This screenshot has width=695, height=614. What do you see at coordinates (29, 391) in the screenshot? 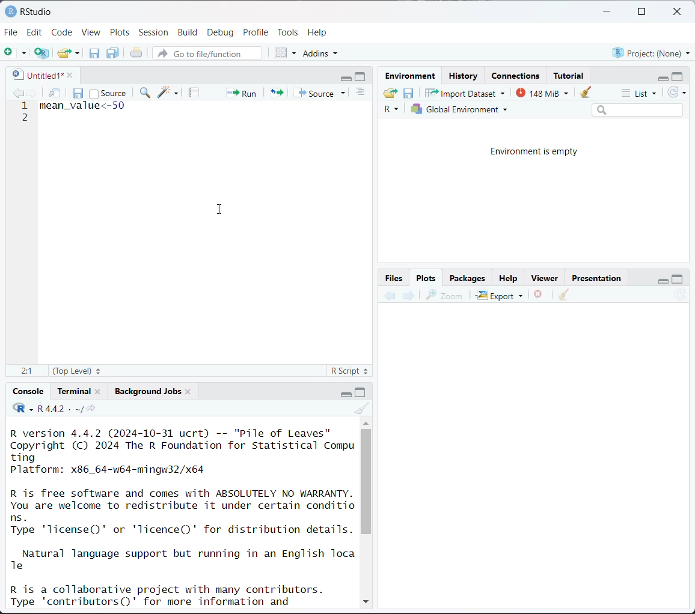
I see `Console` at bounding box center [29, 391].